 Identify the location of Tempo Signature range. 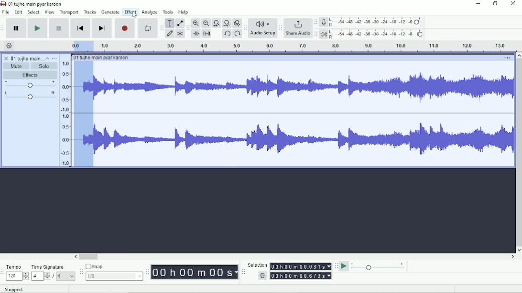
(40, 276).